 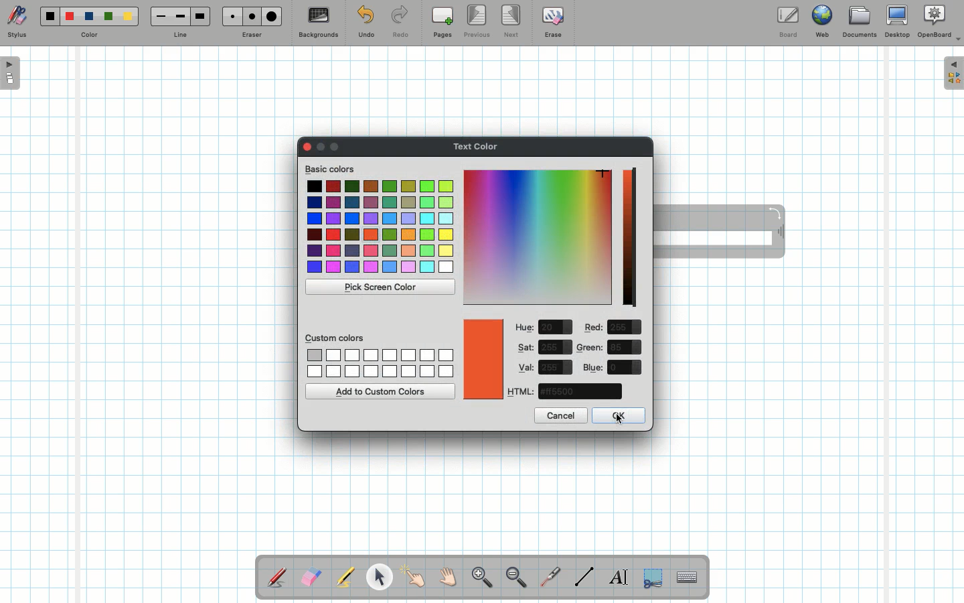 I want to click on Small line, so click(x=159, y=17).